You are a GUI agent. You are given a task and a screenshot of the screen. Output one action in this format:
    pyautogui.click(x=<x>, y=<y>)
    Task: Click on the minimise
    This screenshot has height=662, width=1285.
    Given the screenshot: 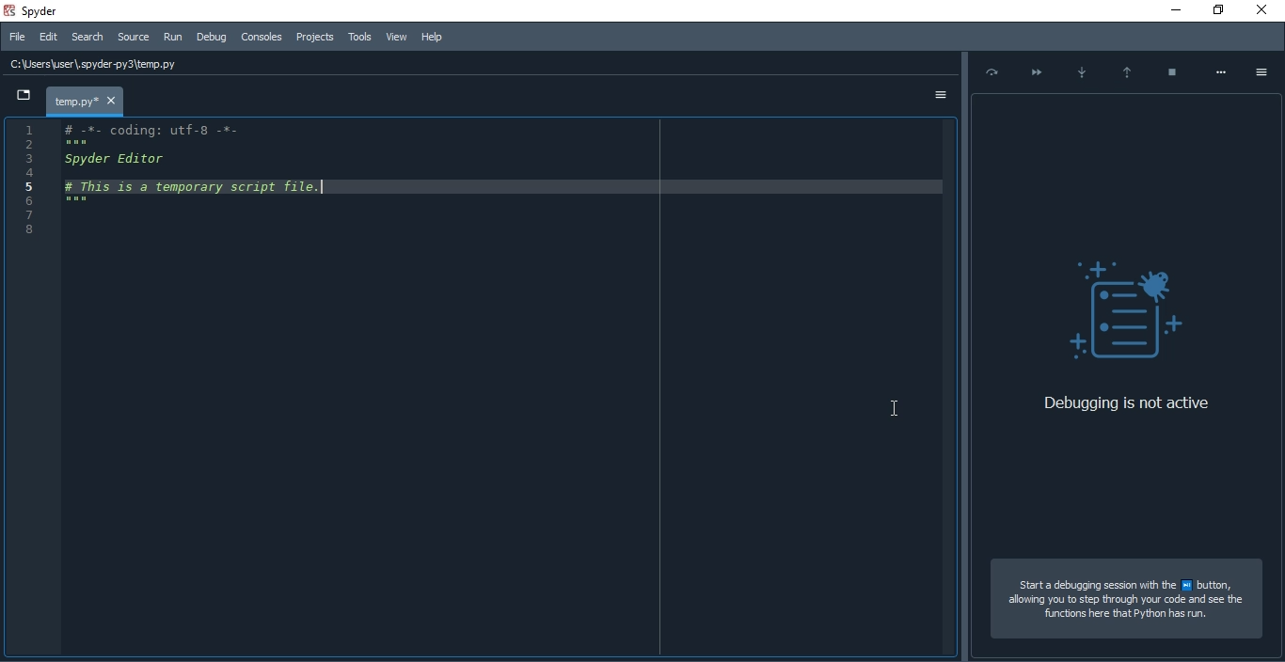 What is the action you would take?
    pyautogui.click(x=1173, y=10)
    